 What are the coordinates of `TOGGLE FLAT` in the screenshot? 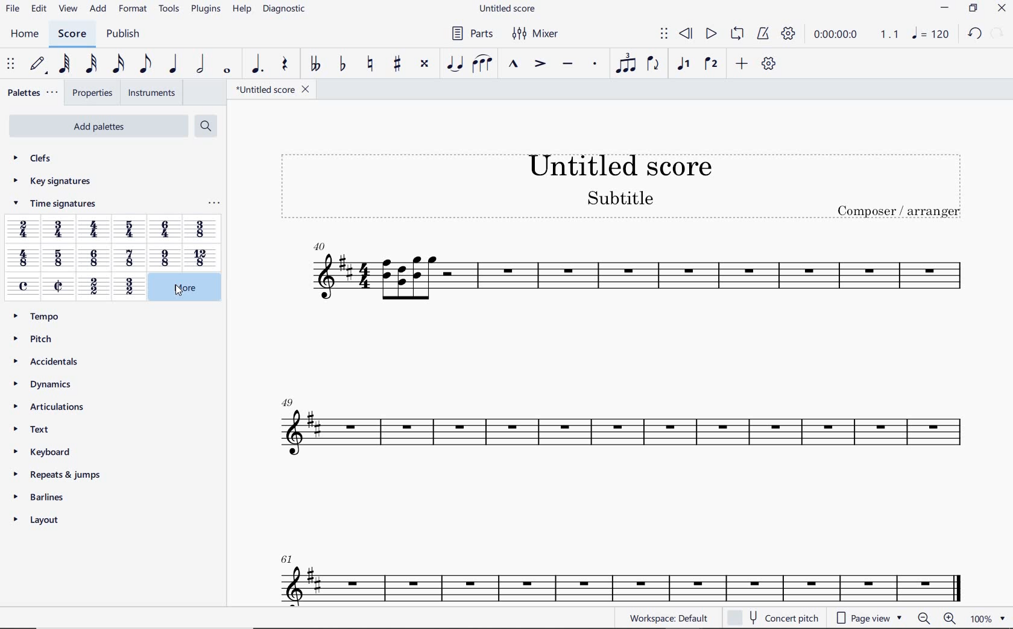 It's located at (341, 64).